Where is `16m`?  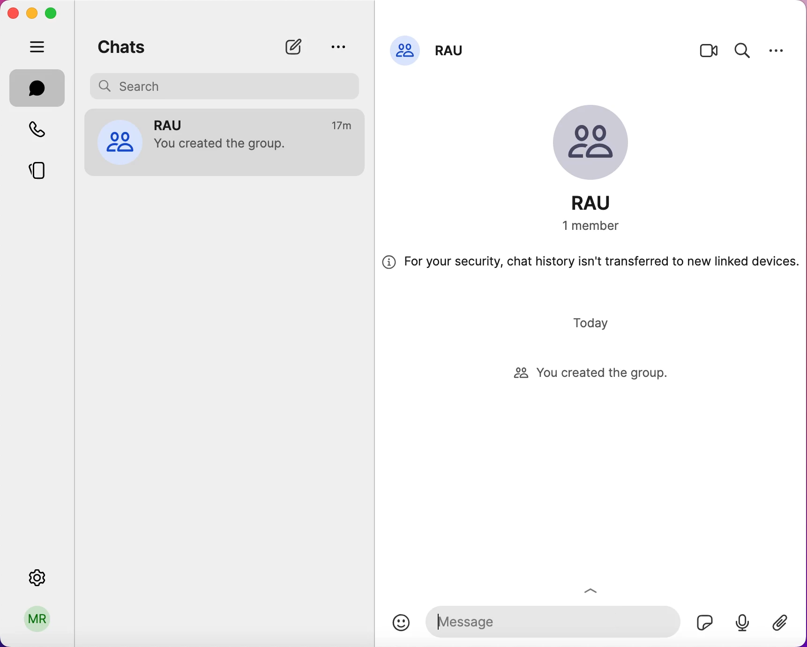
16m is located at coordinates (343, 126).